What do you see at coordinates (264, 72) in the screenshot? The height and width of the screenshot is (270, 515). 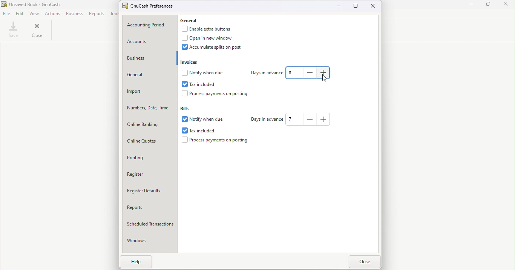 I see `Days in advance` at bounding box center [264, 72].